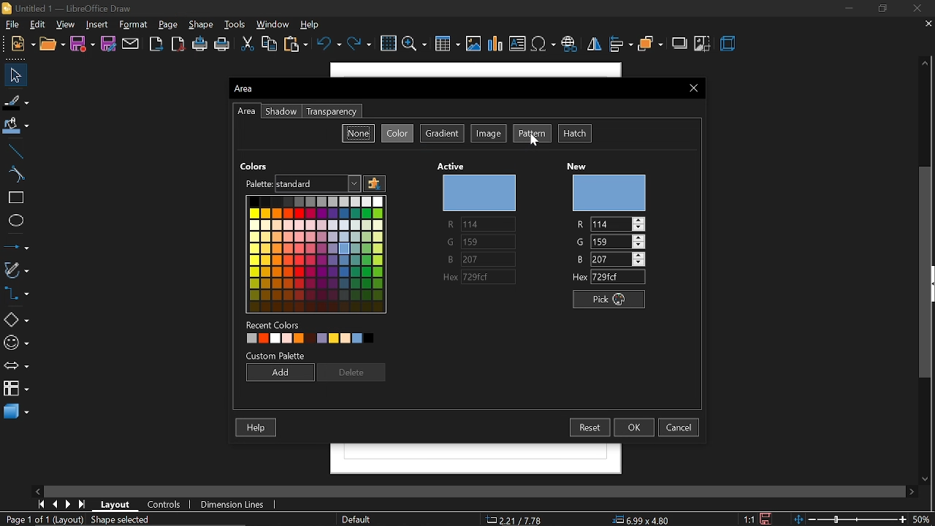 This screenshot has width=935, height=526. Describe the element at coordinates (354, 183) in the screenshot. I see `Dropdown` at that location.